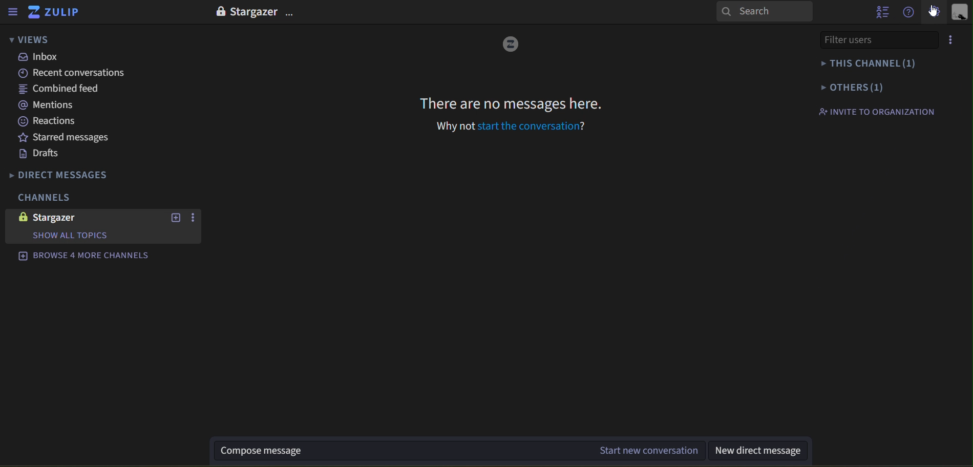 Image resolution: width=973 pixels, height=467 pixels. What do you see at coordinates (77, 174) in the screenshot?
I see `direct messages` at bounding box center [77, 174].